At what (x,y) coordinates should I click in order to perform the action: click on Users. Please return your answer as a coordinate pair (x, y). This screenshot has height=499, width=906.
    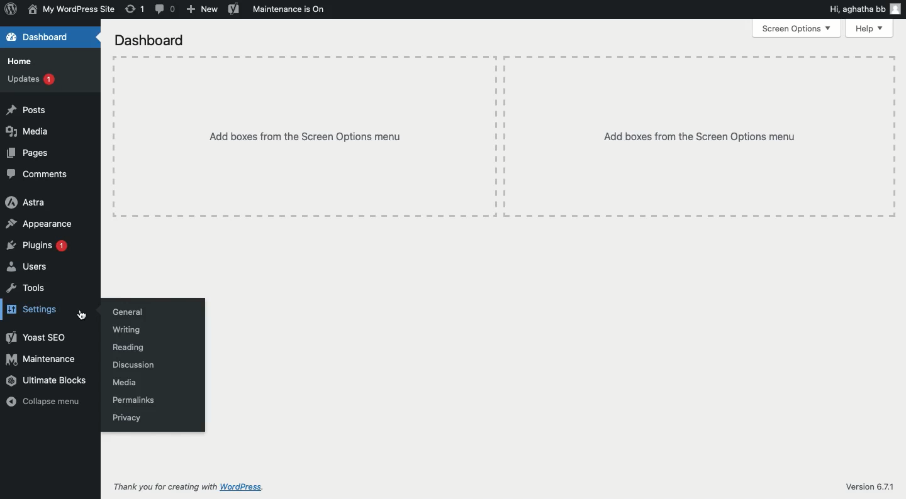
    Looking at the image, I should click on (29, 266).